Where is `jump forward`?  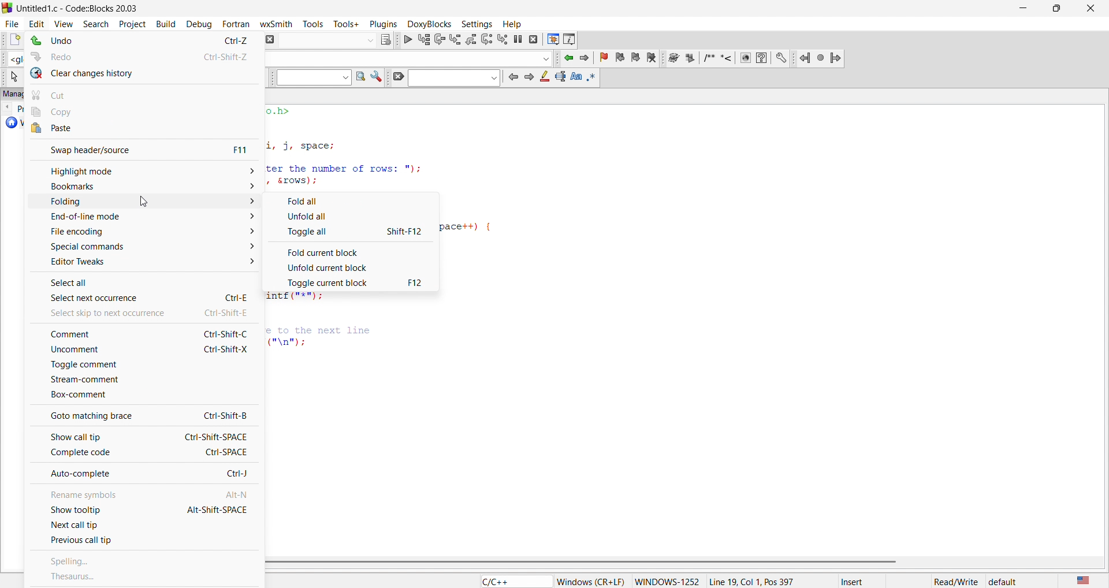
jump forward is located at coordinates (837, 57).